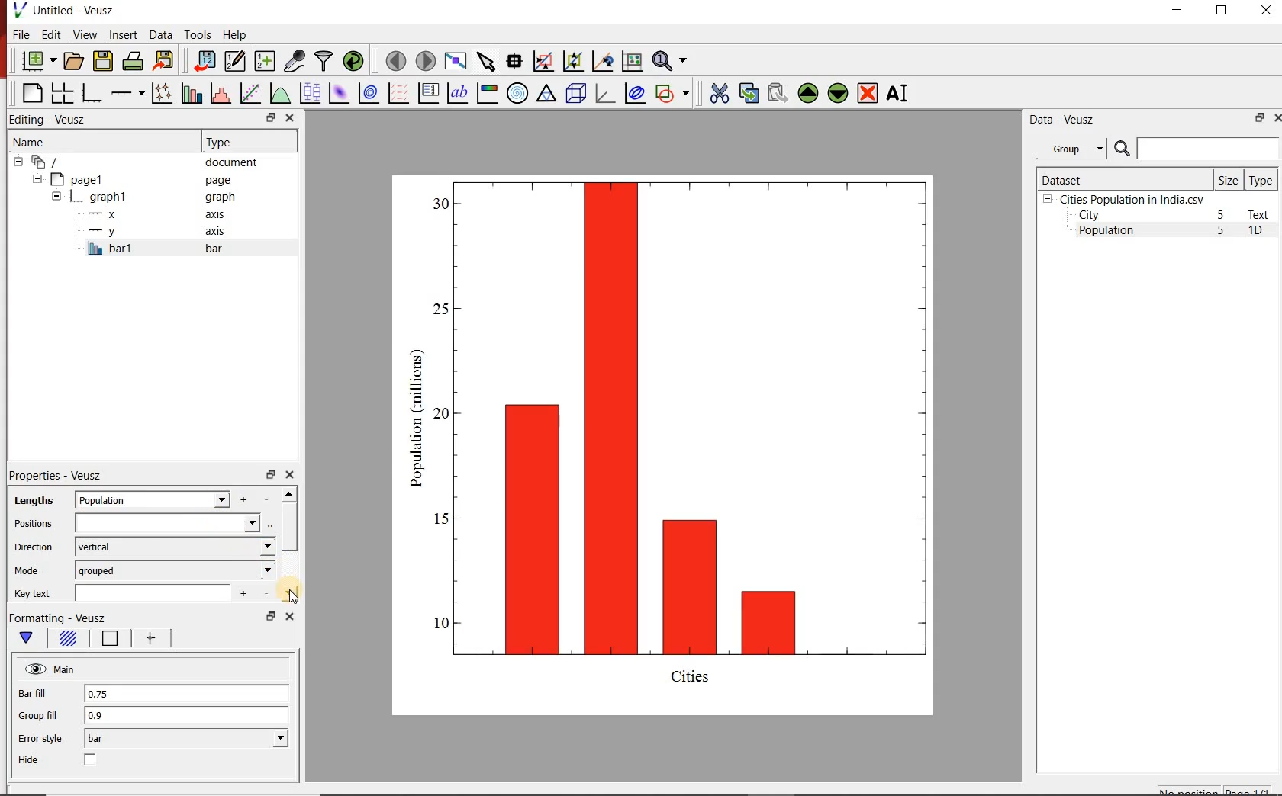  What do you see at coordinates (279, 93) in the screenshot?
I see `plot a function` at bounding box center [279, 93].